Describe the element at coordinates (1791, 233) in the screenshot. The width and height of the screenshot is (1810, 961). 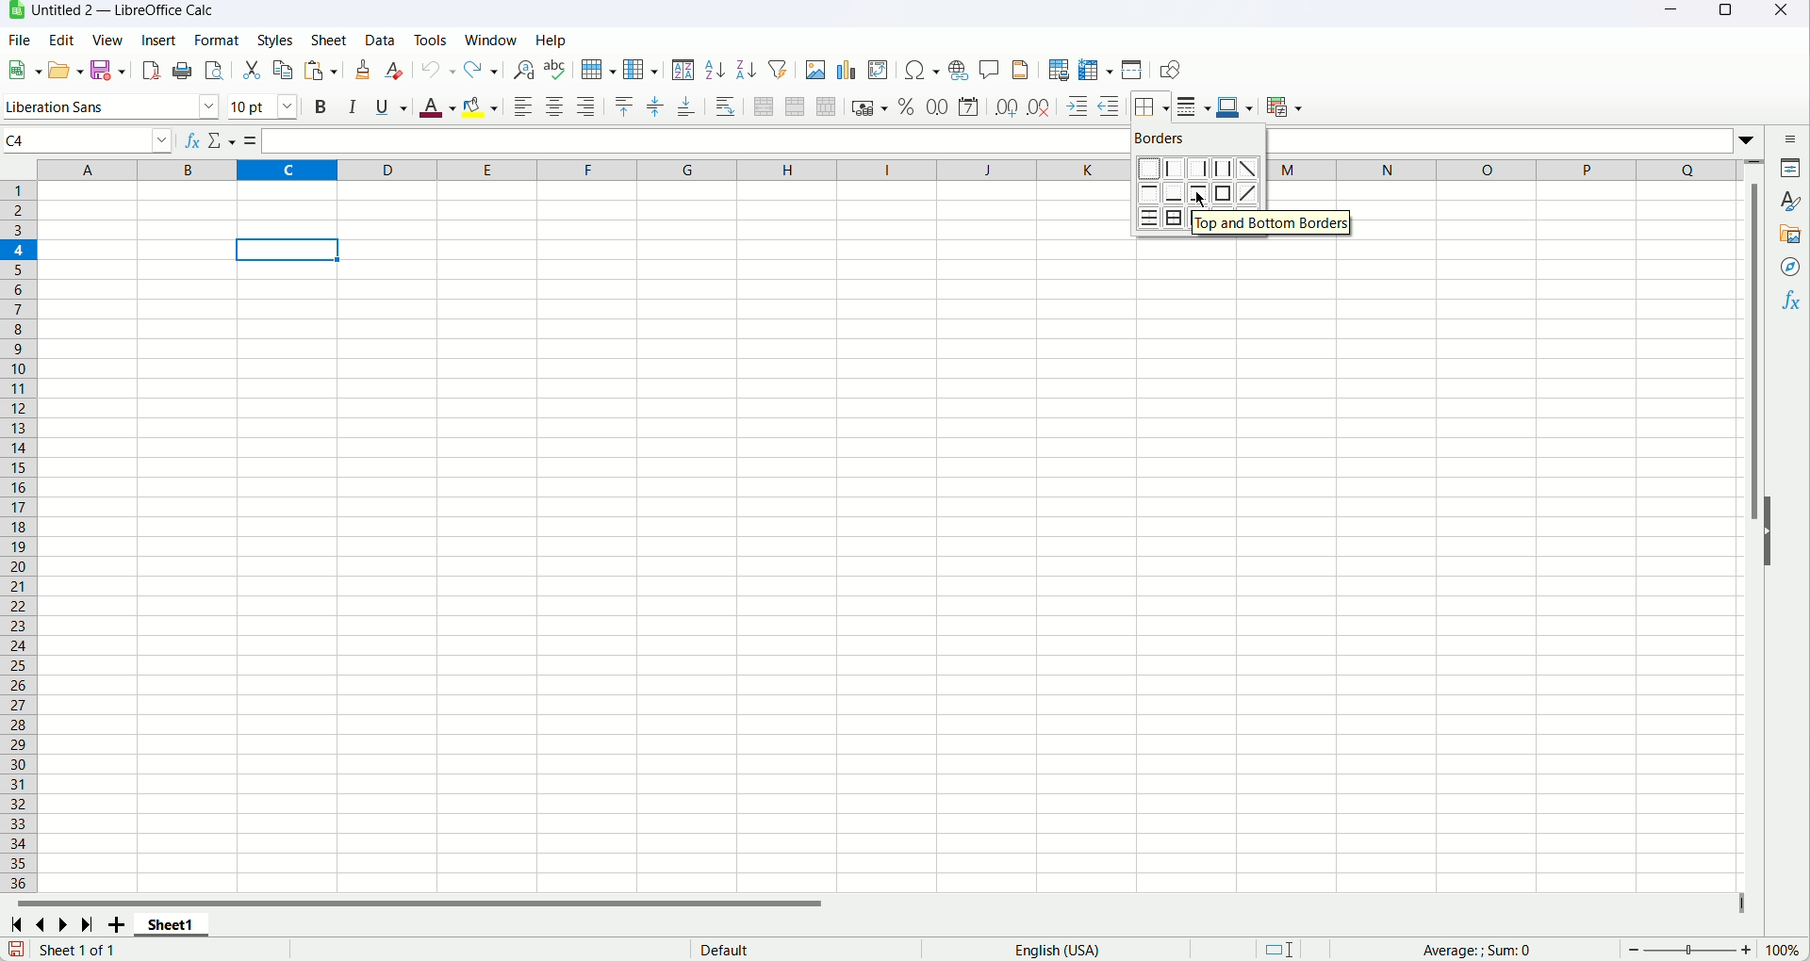
I see `Gallery` at that location.